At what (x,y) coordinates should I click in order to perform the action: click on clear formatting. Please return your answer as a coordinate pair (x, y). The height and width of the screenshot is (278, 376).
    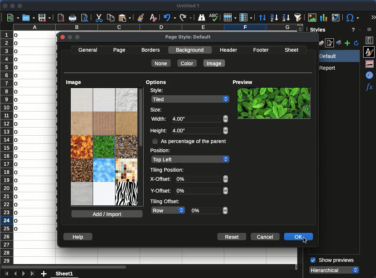
    Looking at the image, I should click on (154, 17).